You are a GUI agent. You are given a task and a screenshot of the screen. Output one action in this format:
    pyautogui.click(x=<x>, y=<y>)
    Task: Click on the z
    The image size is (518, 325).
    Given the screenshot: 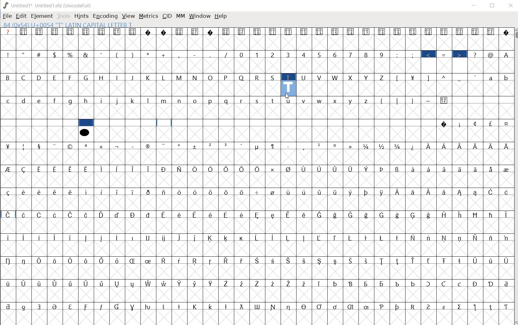 What is the action you would take?
    pyautogui.click(x=367, y=100)
    